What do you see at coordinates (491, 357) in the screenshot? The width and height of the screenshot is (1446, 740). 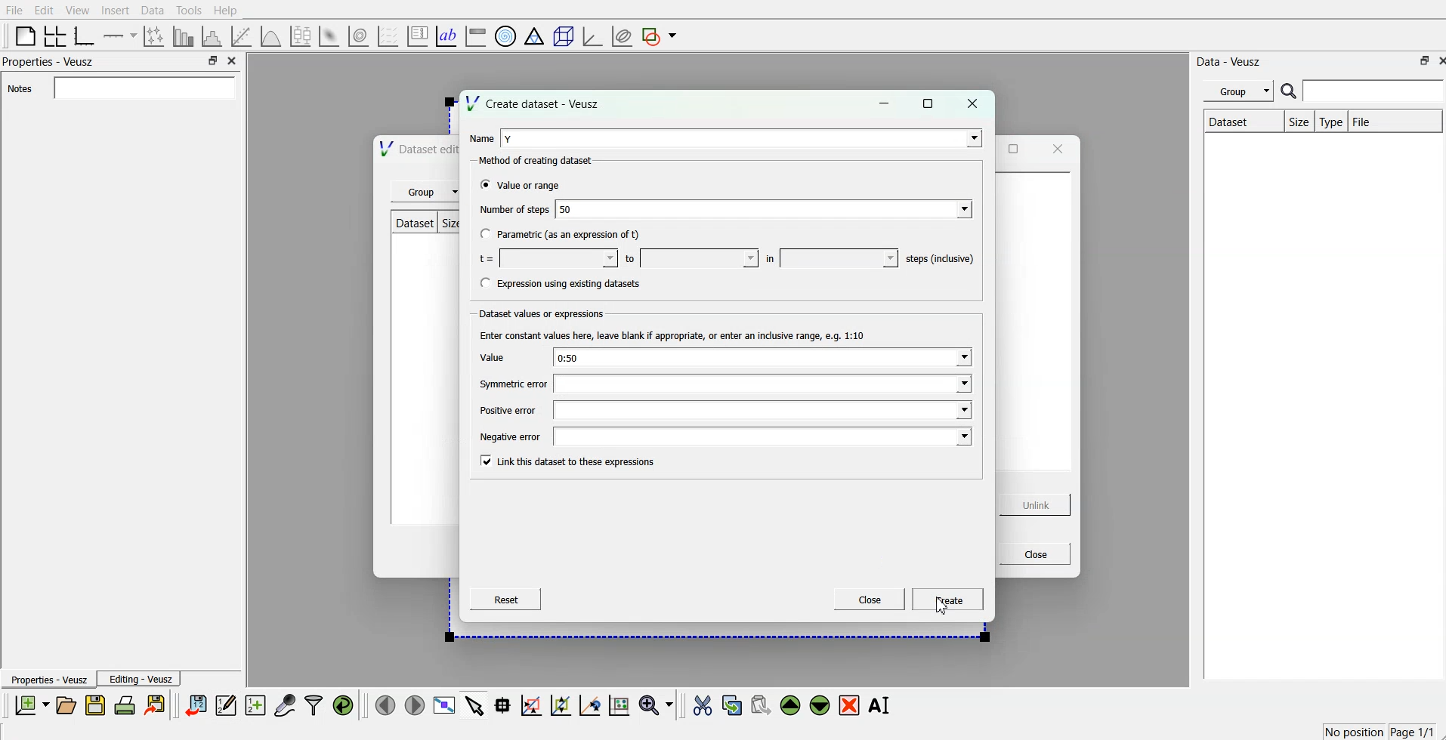 I see `value` at bounding box center [491, 357].